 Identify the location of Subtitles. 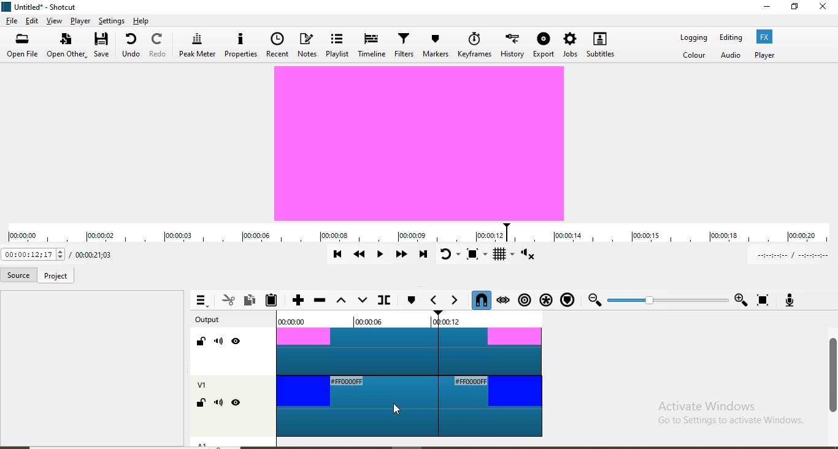
(602, 47).